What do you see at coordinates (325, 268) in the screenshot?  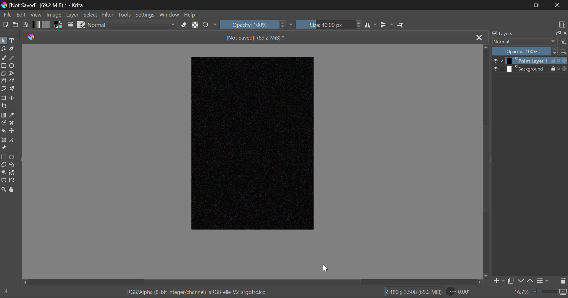 I see `Cursor Position AFTER_LAST_ACTION` at bounding box center [325, 268].